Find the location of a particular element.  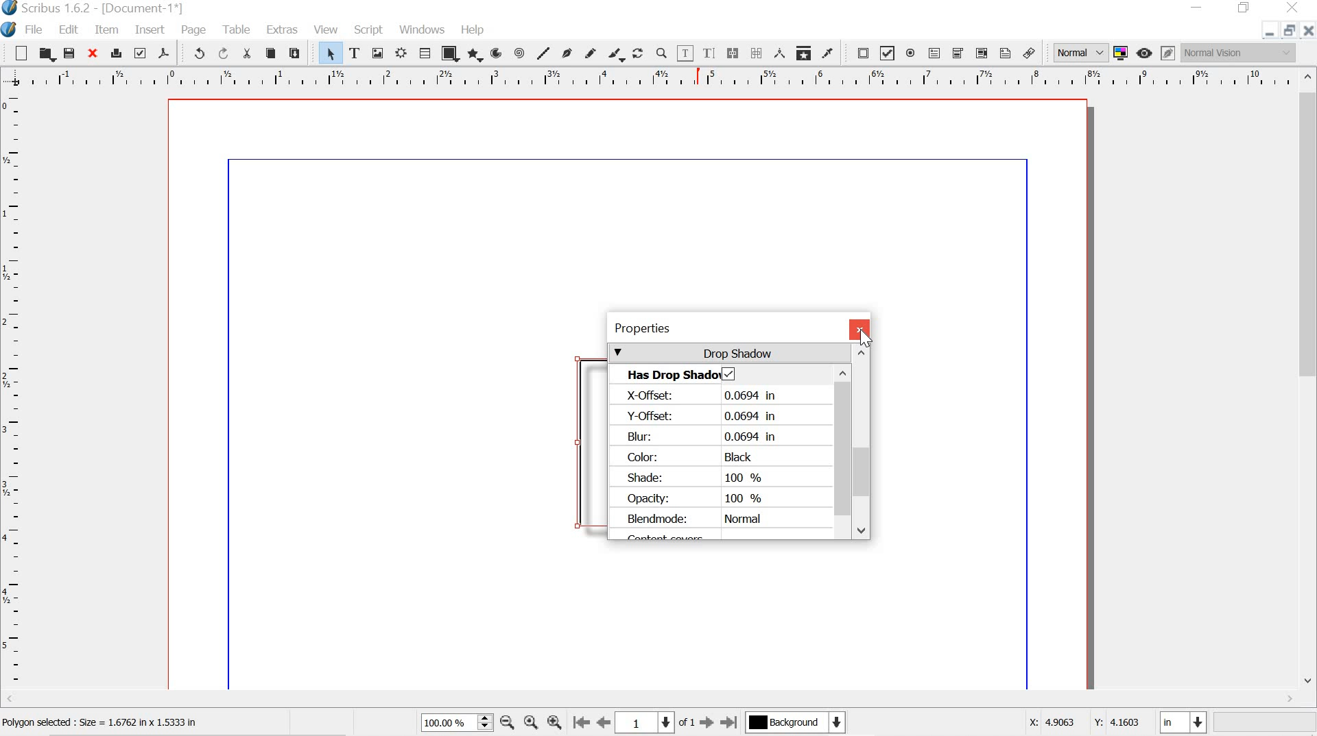

redo is located at coordinates (223, 53).